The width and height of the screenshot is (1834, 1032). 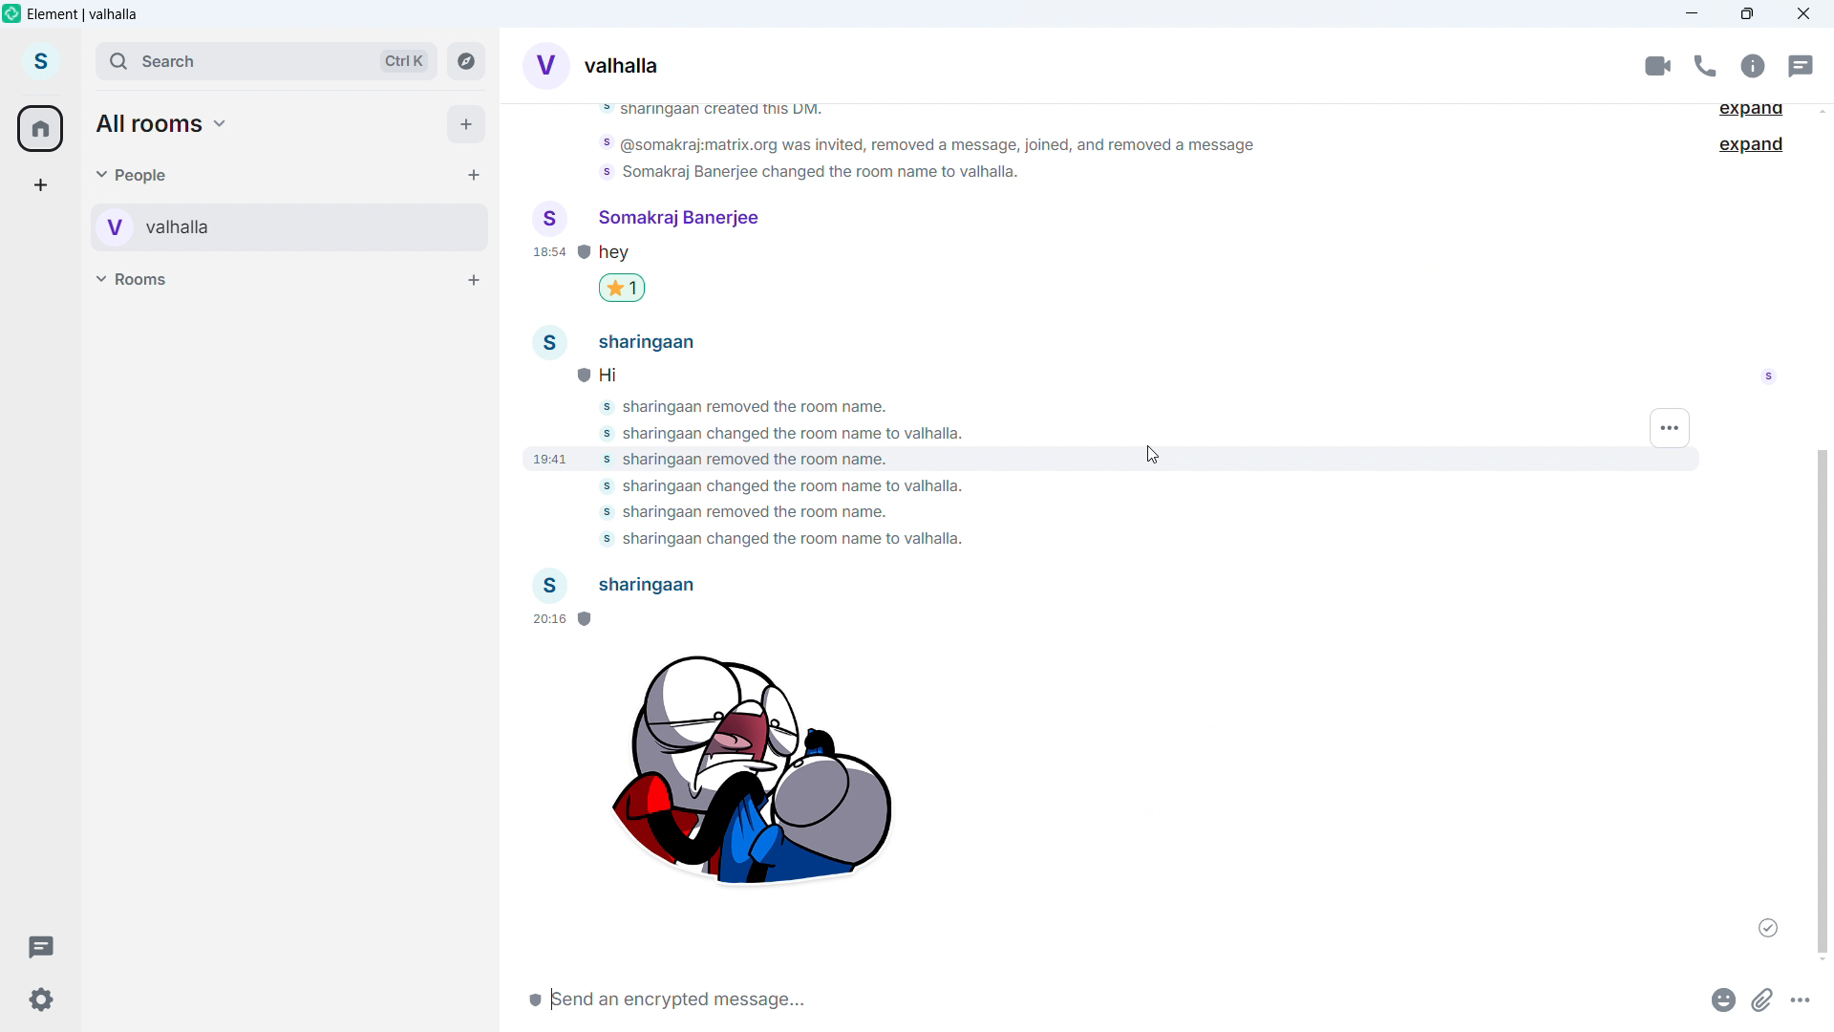 I want to click on Close , so click(x=1803, y=14).